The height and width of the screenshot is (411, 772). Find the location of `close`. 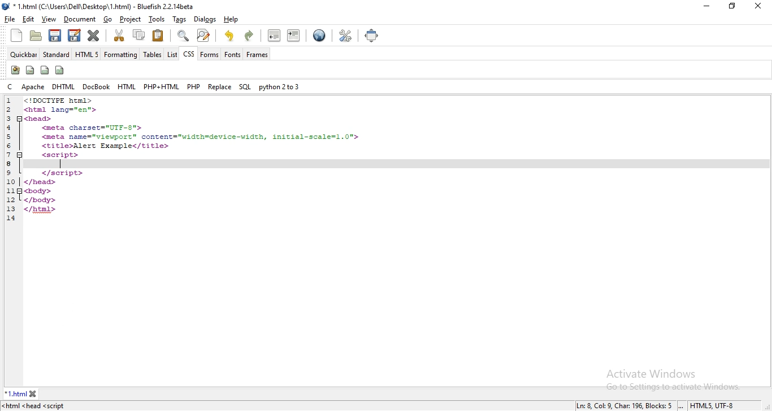

close is located at coordinates (93, 36).